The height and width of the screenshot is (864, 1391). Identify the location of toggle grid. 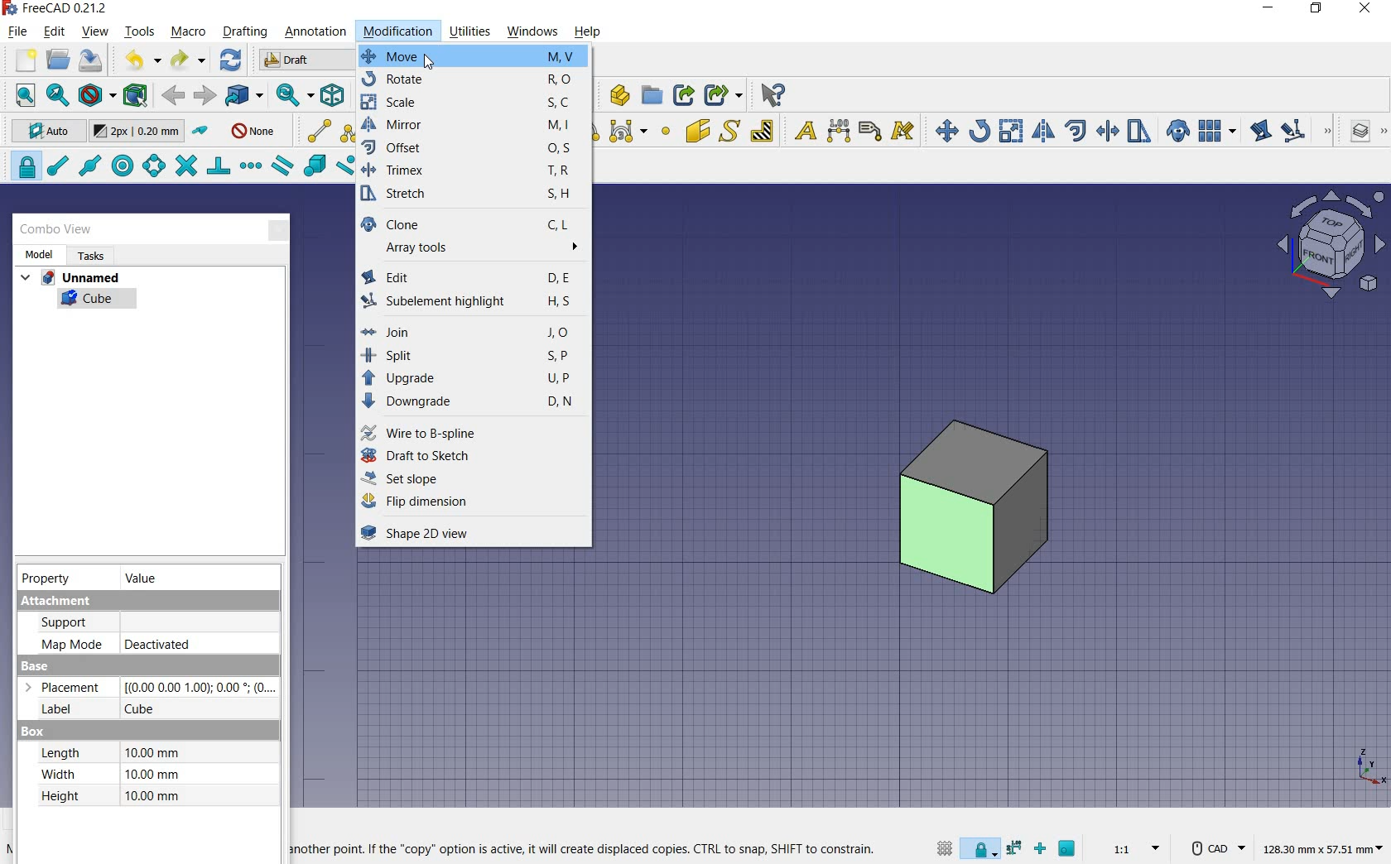
(945, 850).